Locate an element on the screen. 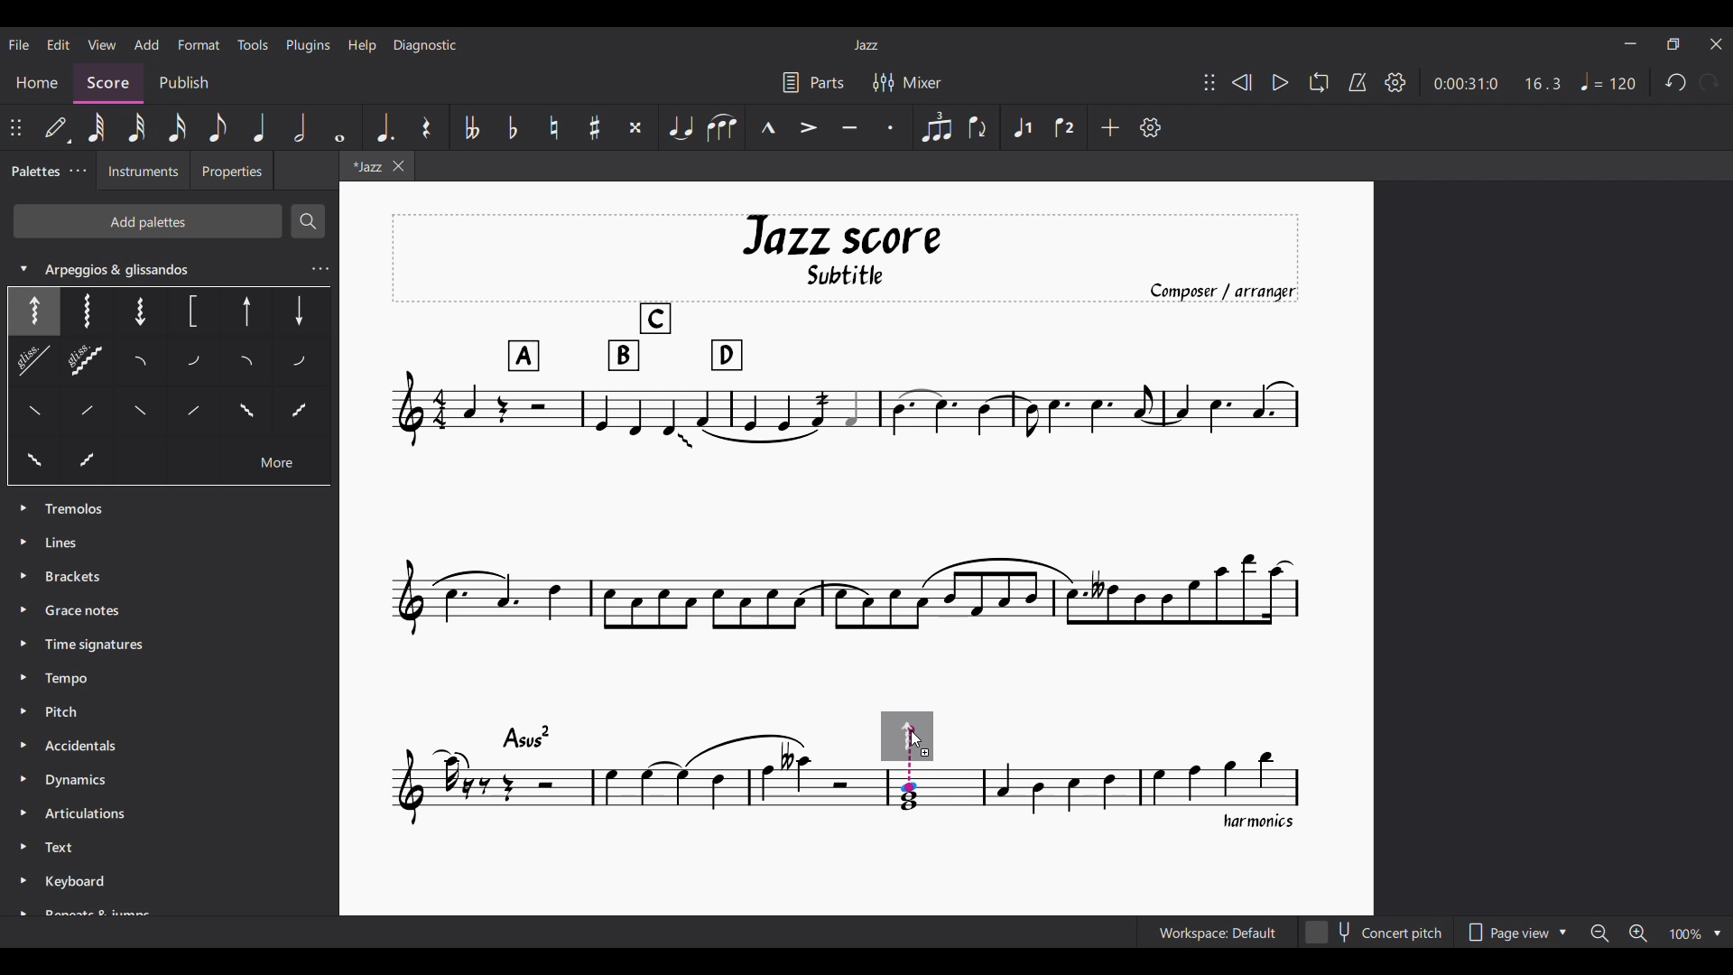 The height and width of the screenshot is (975, 1733). Brackets is located at coordinates (75, 578).